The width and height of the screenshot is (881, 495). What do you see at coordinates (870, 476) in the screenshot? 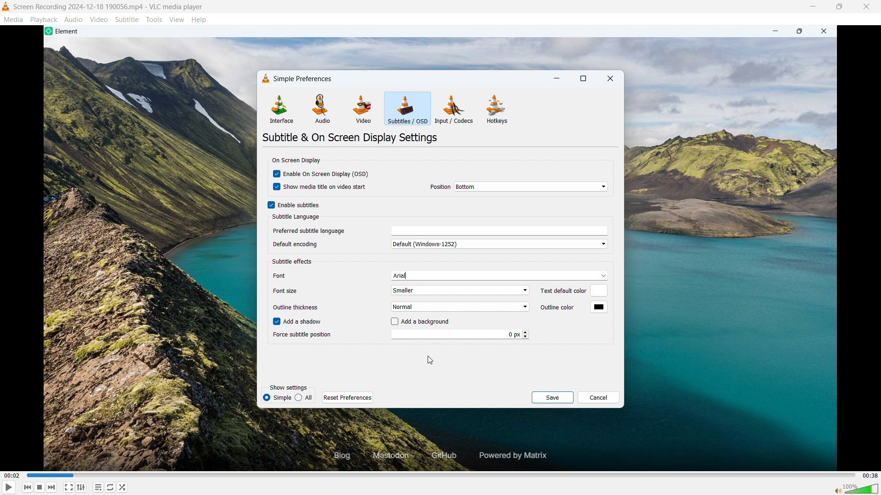
I see `video duration` at bounding box center [870, 476].